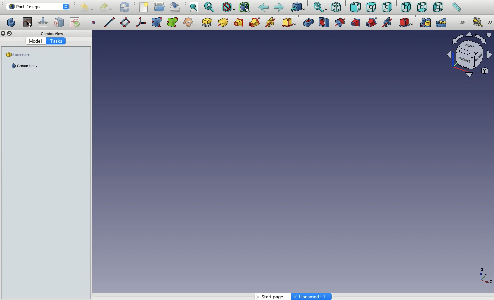 The image size is (494, 300). I want to click on Bottom, so click(421, 8).